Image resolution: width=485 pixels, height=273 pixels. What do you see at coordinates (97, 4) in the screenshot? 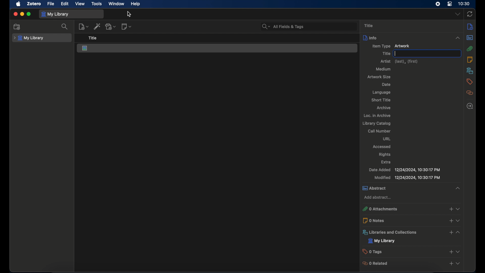
I see `tools` at bounding box center [97, 4].